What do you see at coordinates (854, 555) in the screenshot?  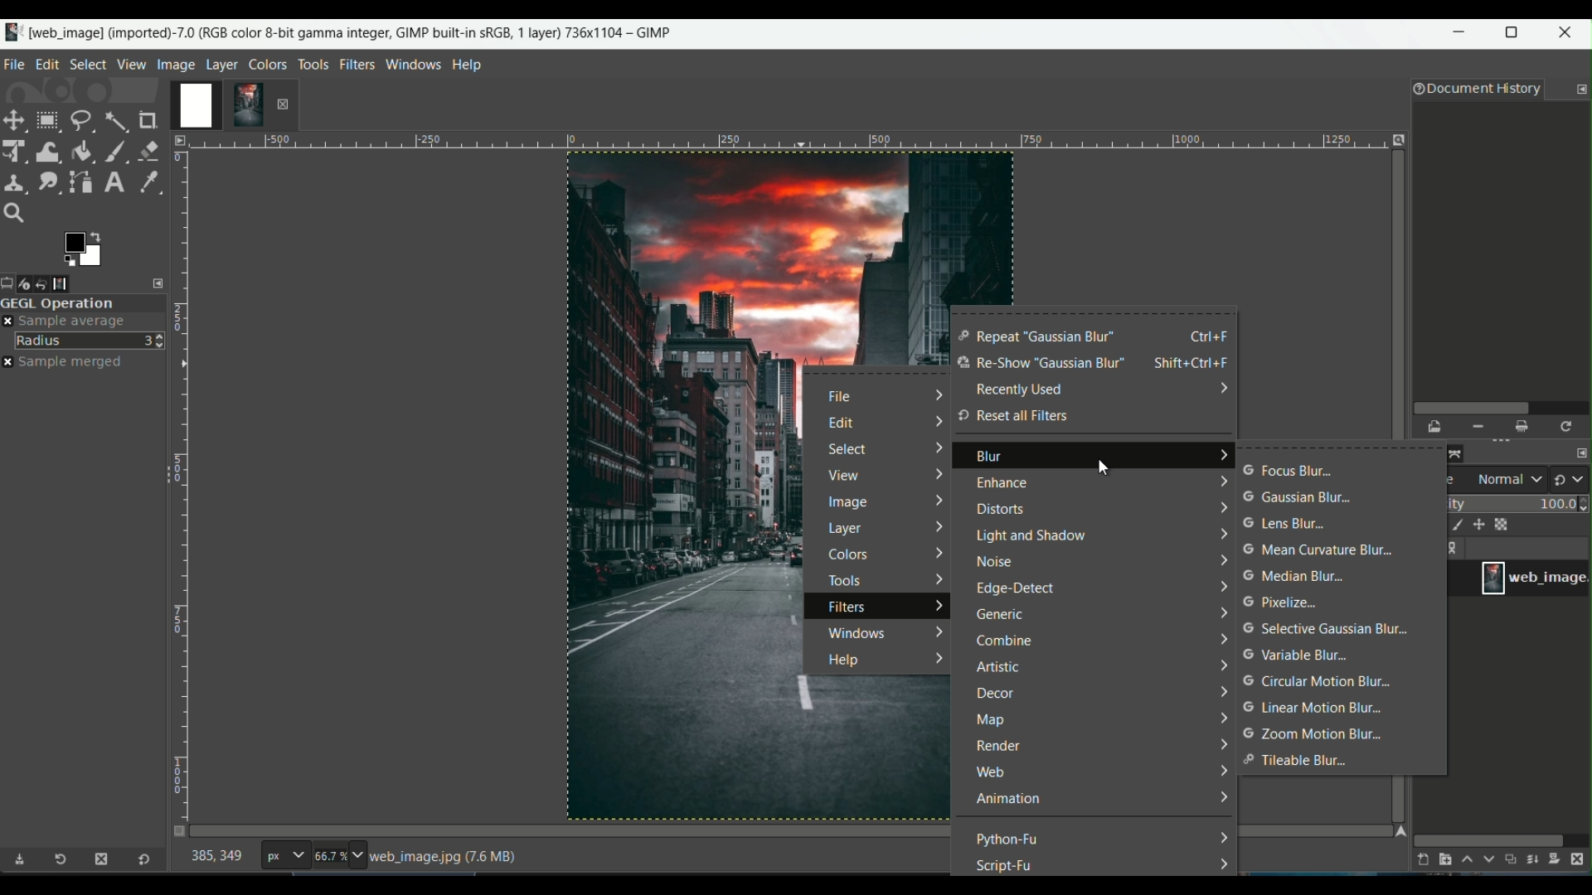 I see `colors` at bounding box center [854, 555].